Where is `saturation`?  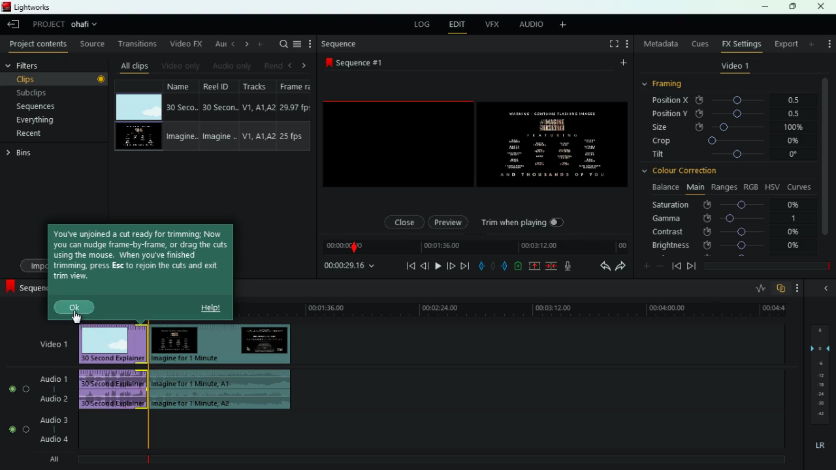
saturation is located at coordinates (729, 204).